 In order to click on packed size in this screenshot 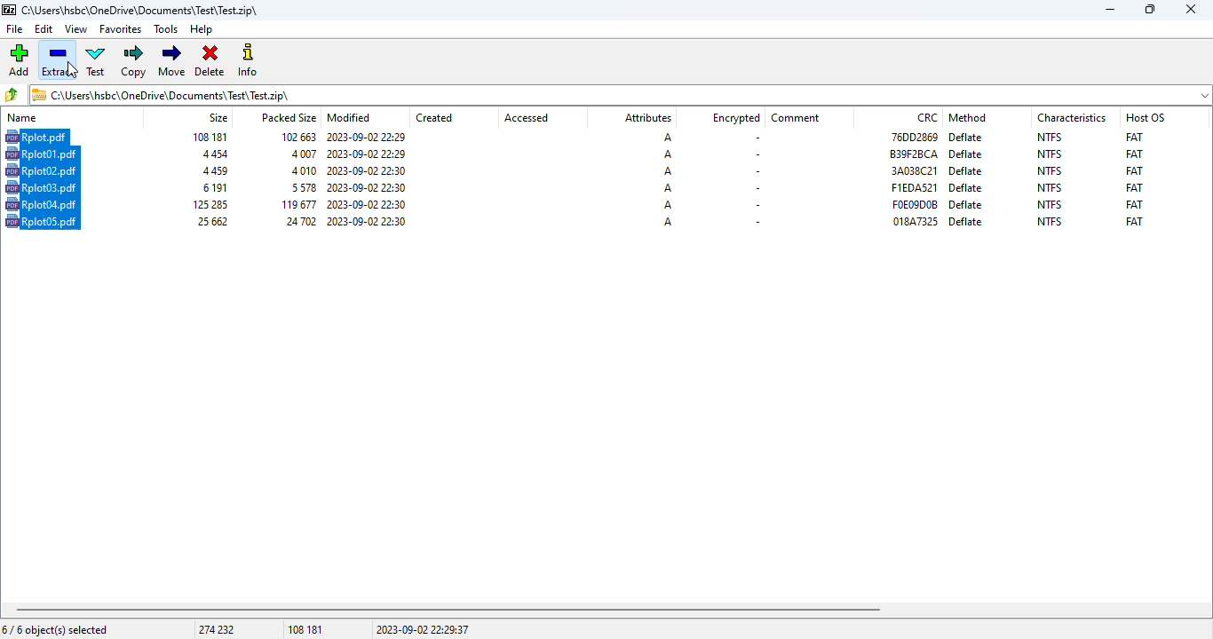, I will do `click(300, 187)`.